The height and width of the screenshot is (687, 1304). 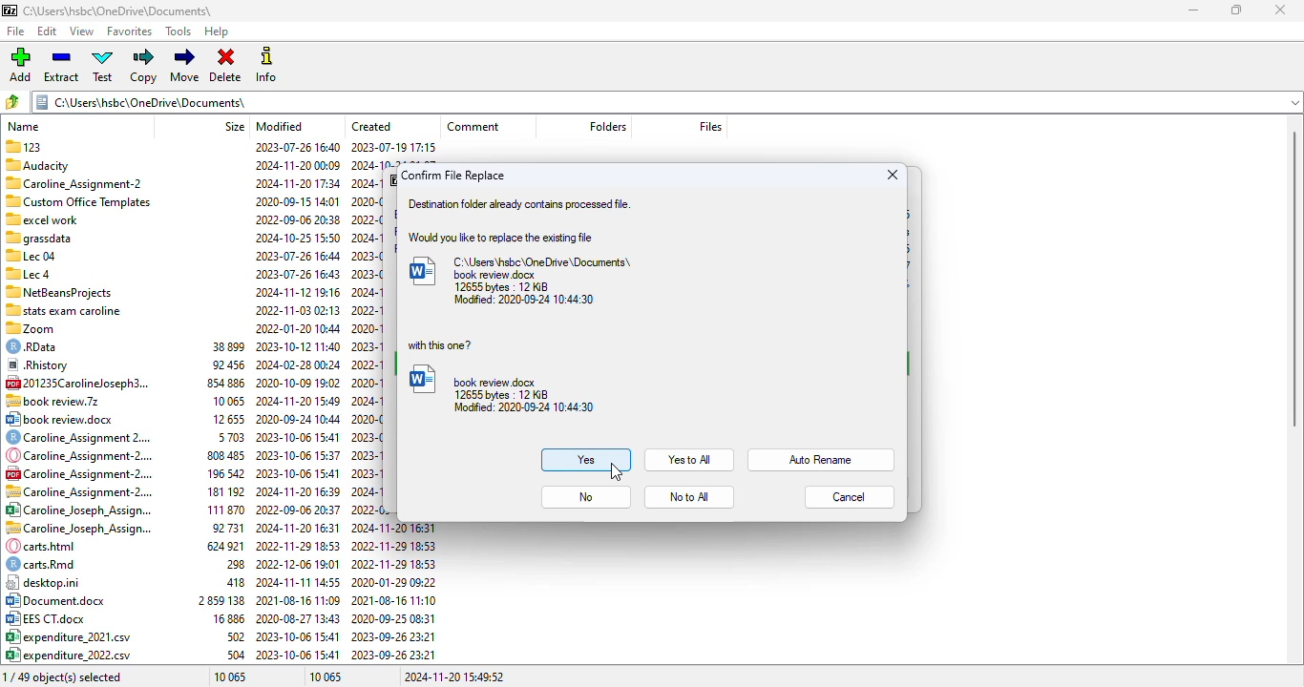 What do you see at coordinates (37, 237) in the screenshot?
I see `` at bounding box center [37, 237].